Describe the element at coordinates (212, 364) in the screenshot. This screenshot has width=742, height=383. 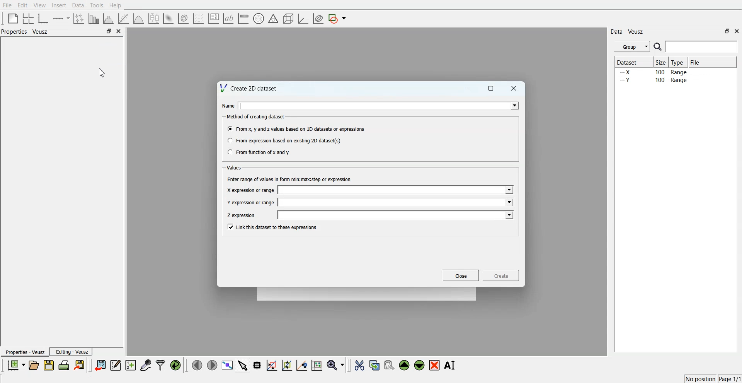
I see `Move to the next page` at that location.